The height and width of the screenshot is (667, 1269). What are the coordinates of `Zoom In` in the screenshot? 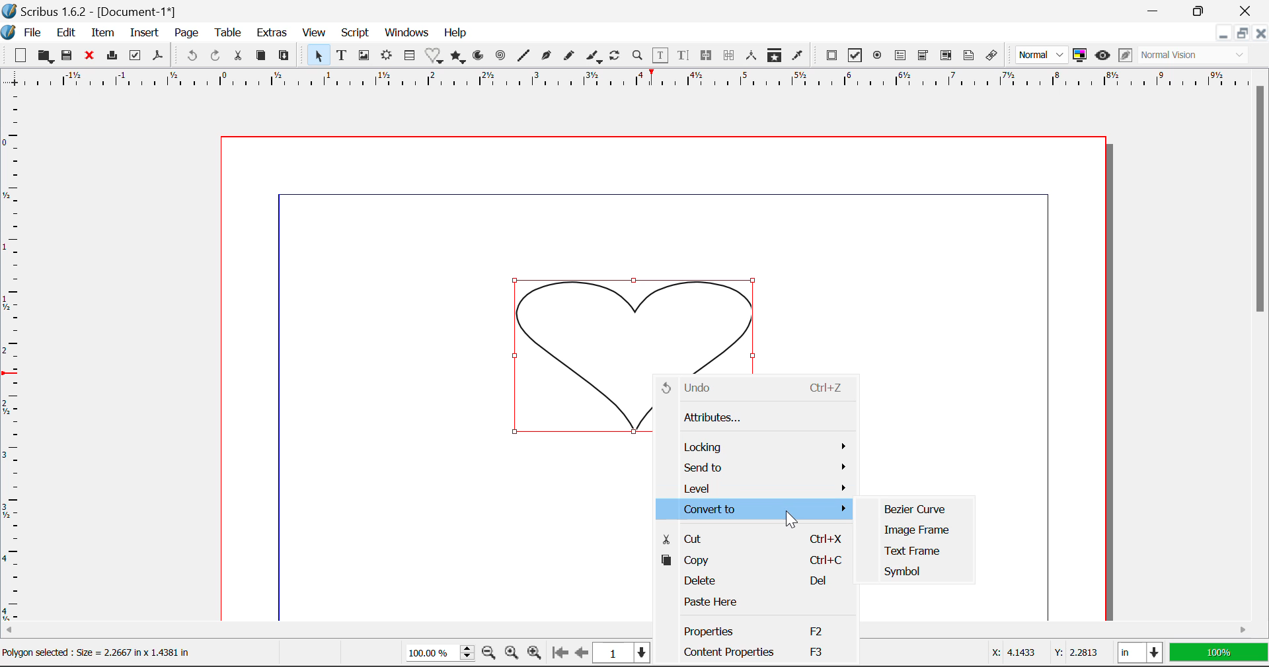 It's located at (535, 654).